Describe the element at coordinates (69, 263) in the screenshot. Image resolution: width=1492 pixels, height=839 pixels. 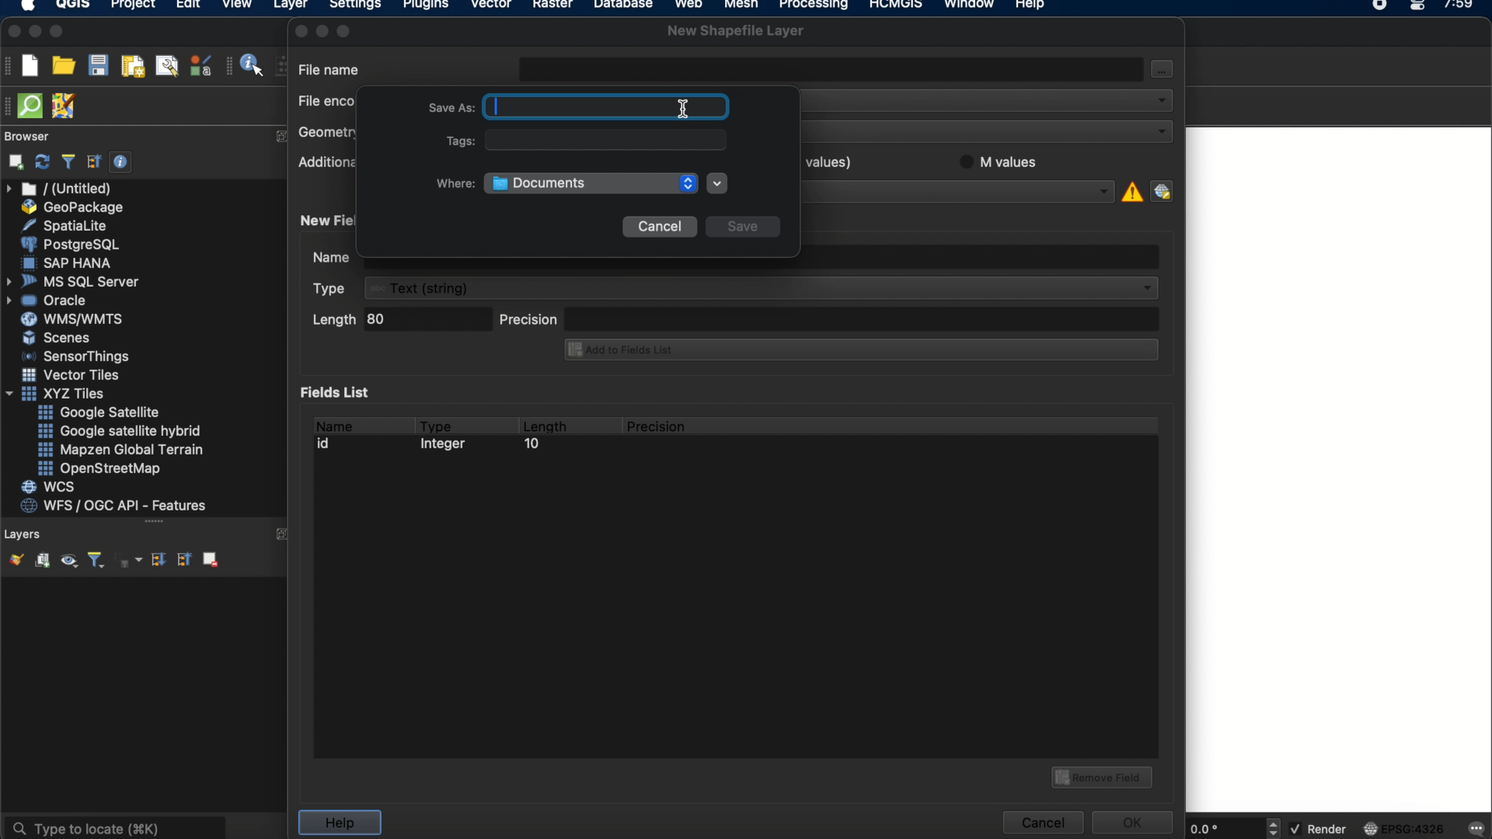
I see `sap hana` at that location.